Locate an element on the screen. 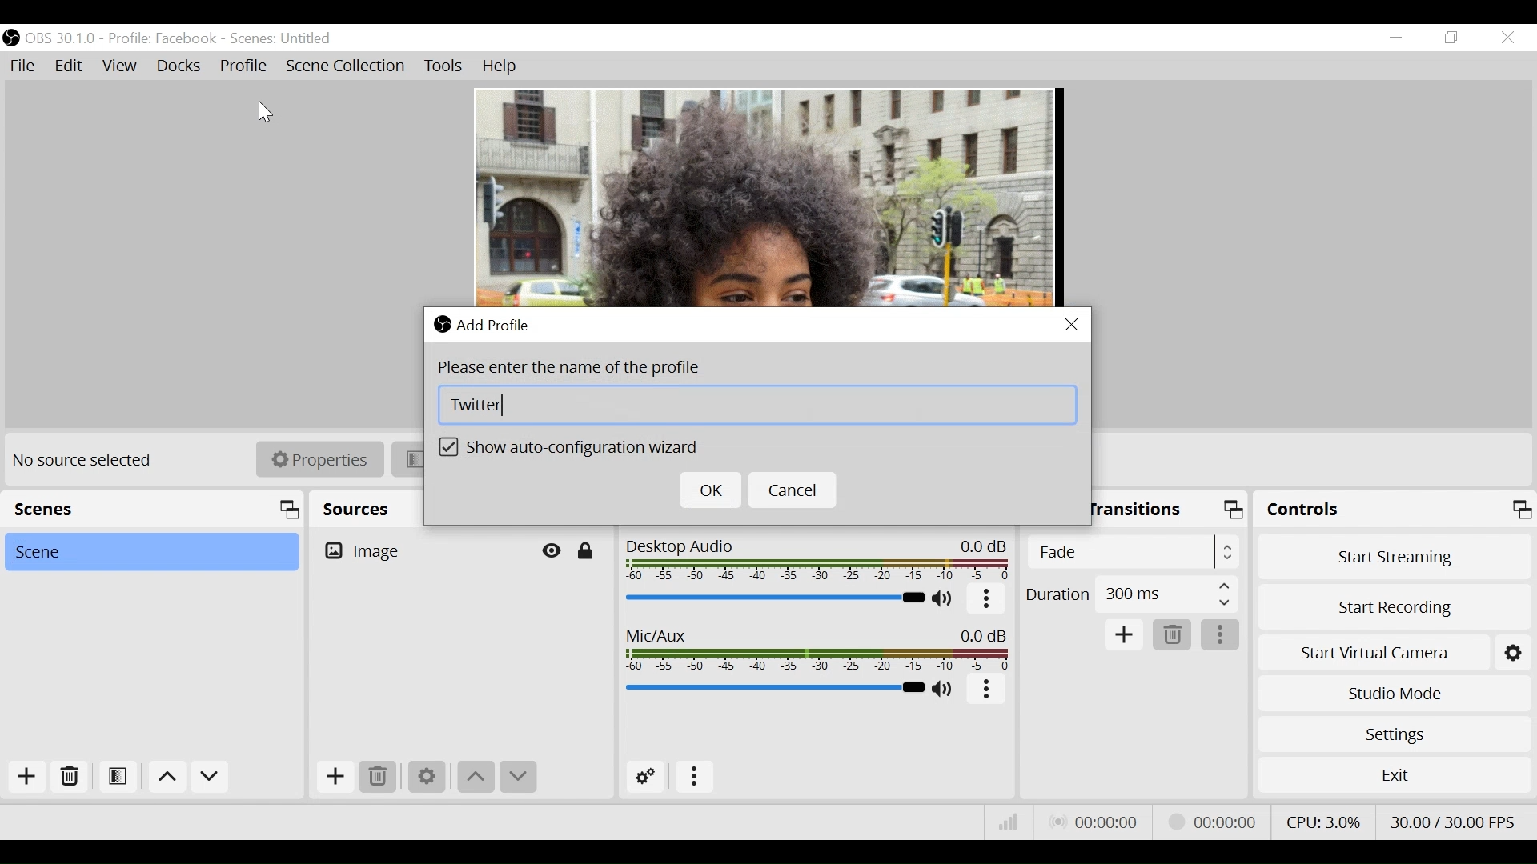  Add is located at coordinates (1126, 636).